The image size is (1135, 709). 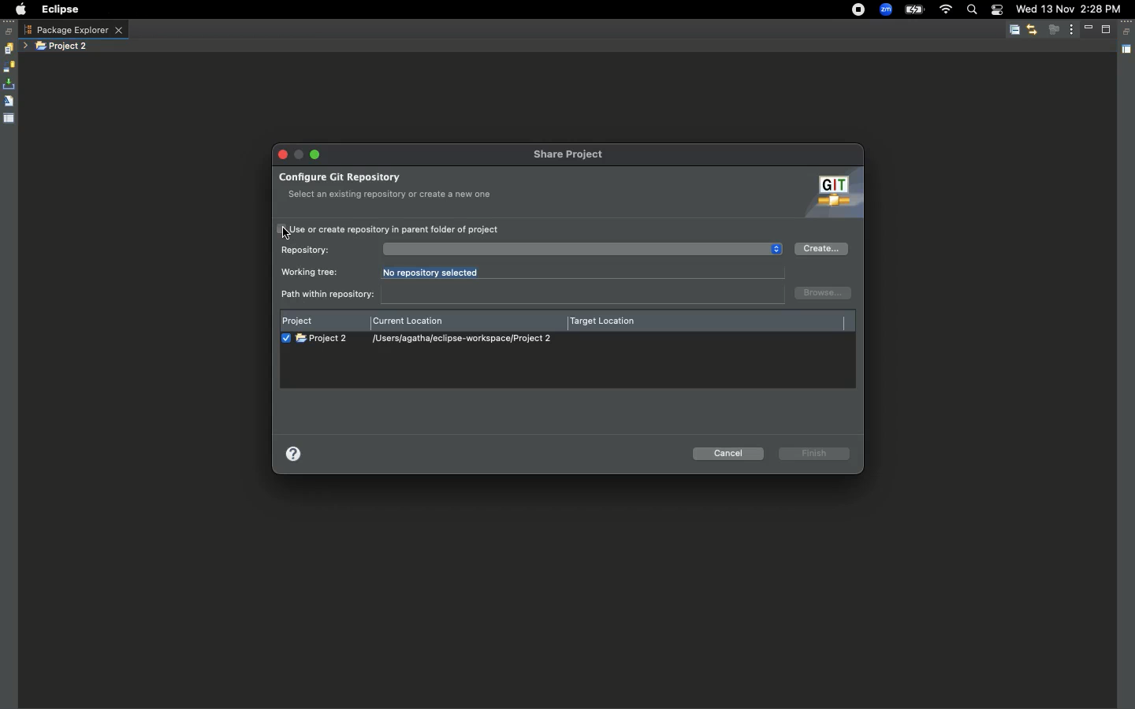 What do you see at coordinates (1107, 29) in the screenshot?
I see `Maximize` at bounding box center [1107, 29].